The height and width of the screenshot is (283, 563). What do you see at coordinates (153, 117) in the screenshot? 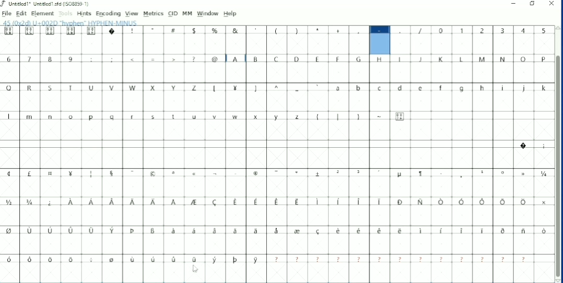
I see `Small letters` at bounding box center [153, 117].